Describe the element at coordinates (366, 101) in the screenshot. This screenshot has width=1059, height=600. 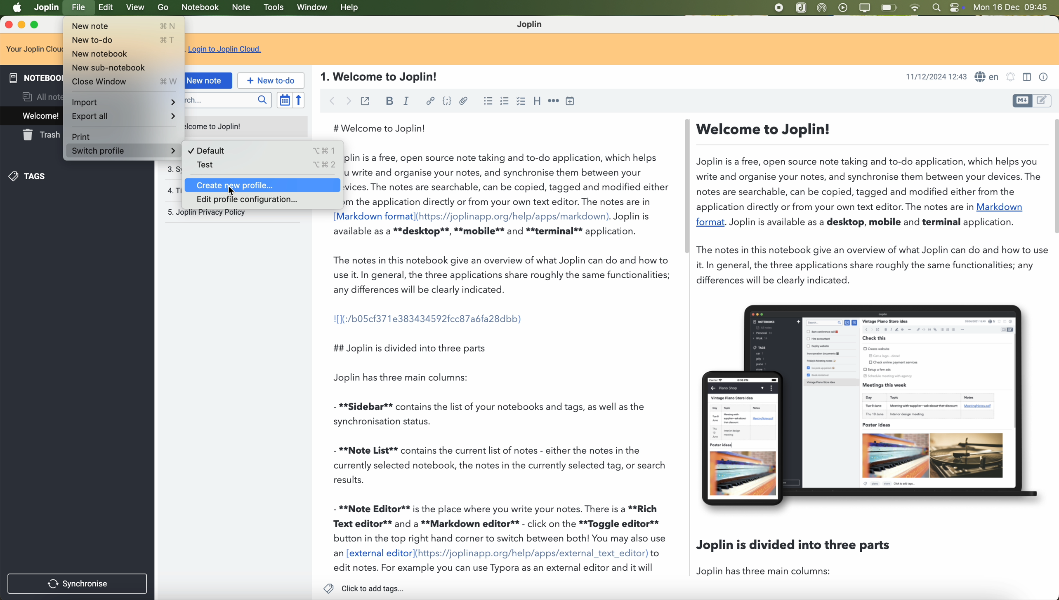
I see `toggle external editing` at that location.